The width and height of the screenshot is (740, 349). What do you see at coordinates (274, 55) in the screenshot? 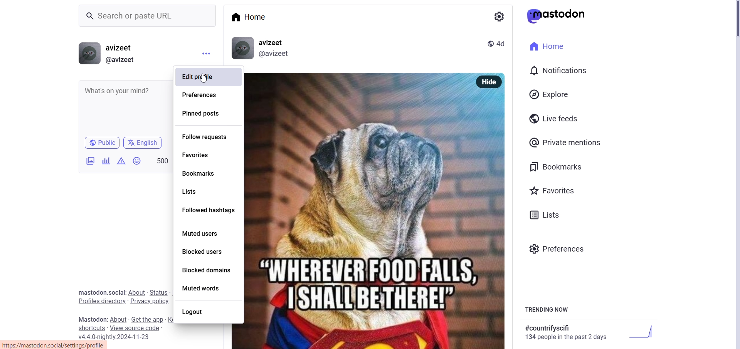
I see `id` at bounding box center [274, 55].